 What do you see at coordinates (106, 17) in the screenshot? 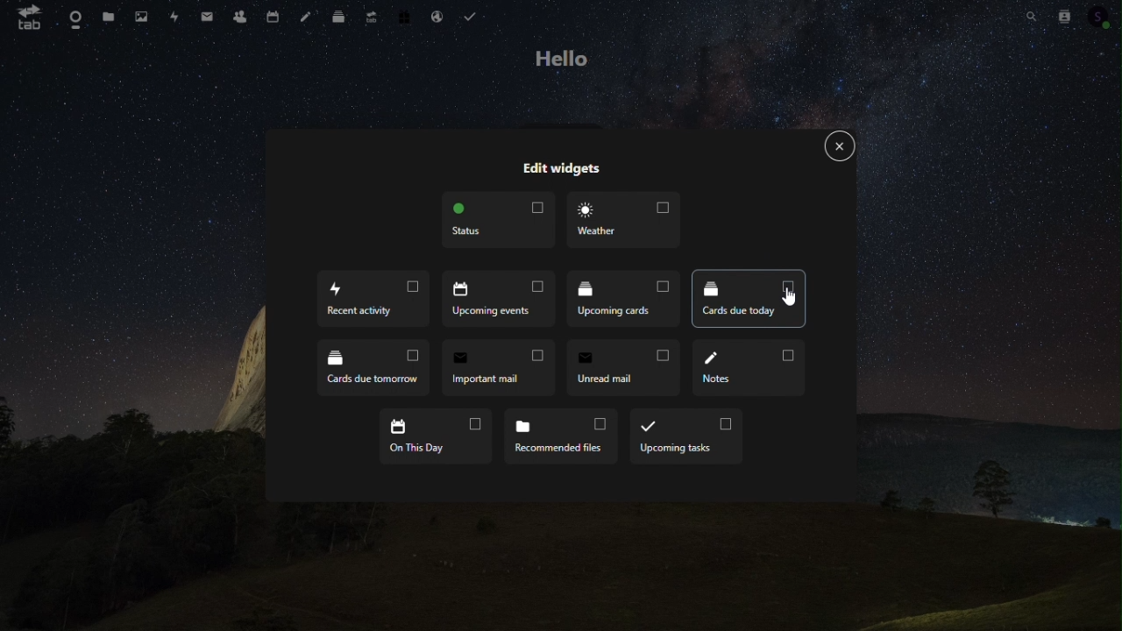
I see `files` at bounding box center [106, 17].